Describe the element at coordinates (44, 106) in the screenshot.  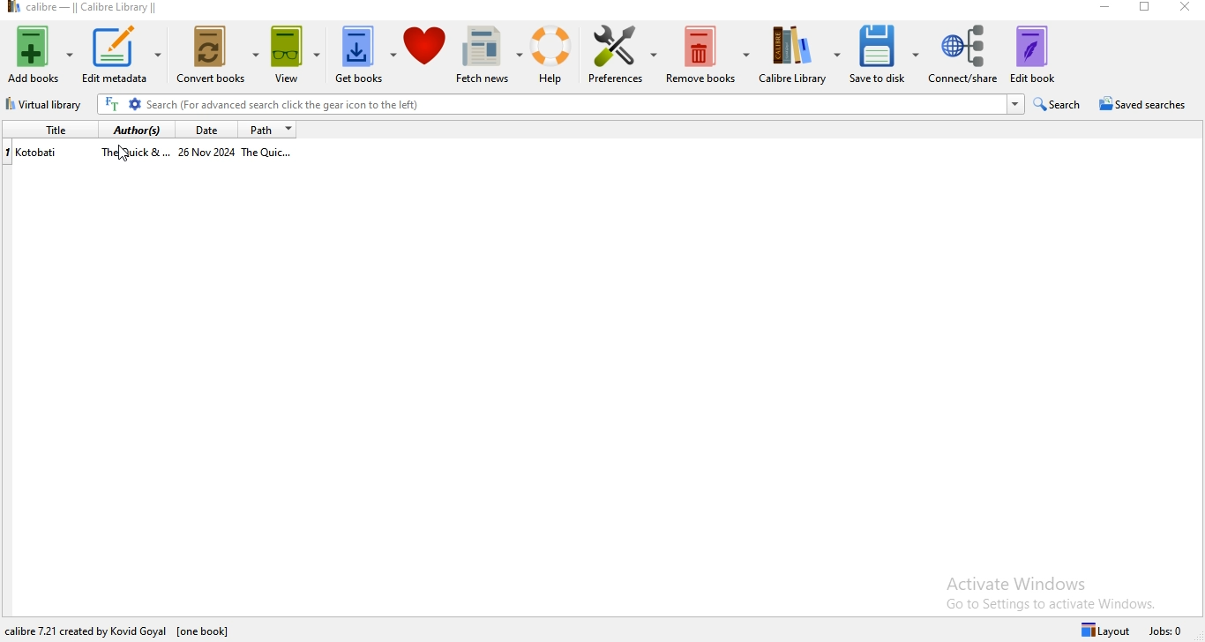
I see `virtual library` at that location.